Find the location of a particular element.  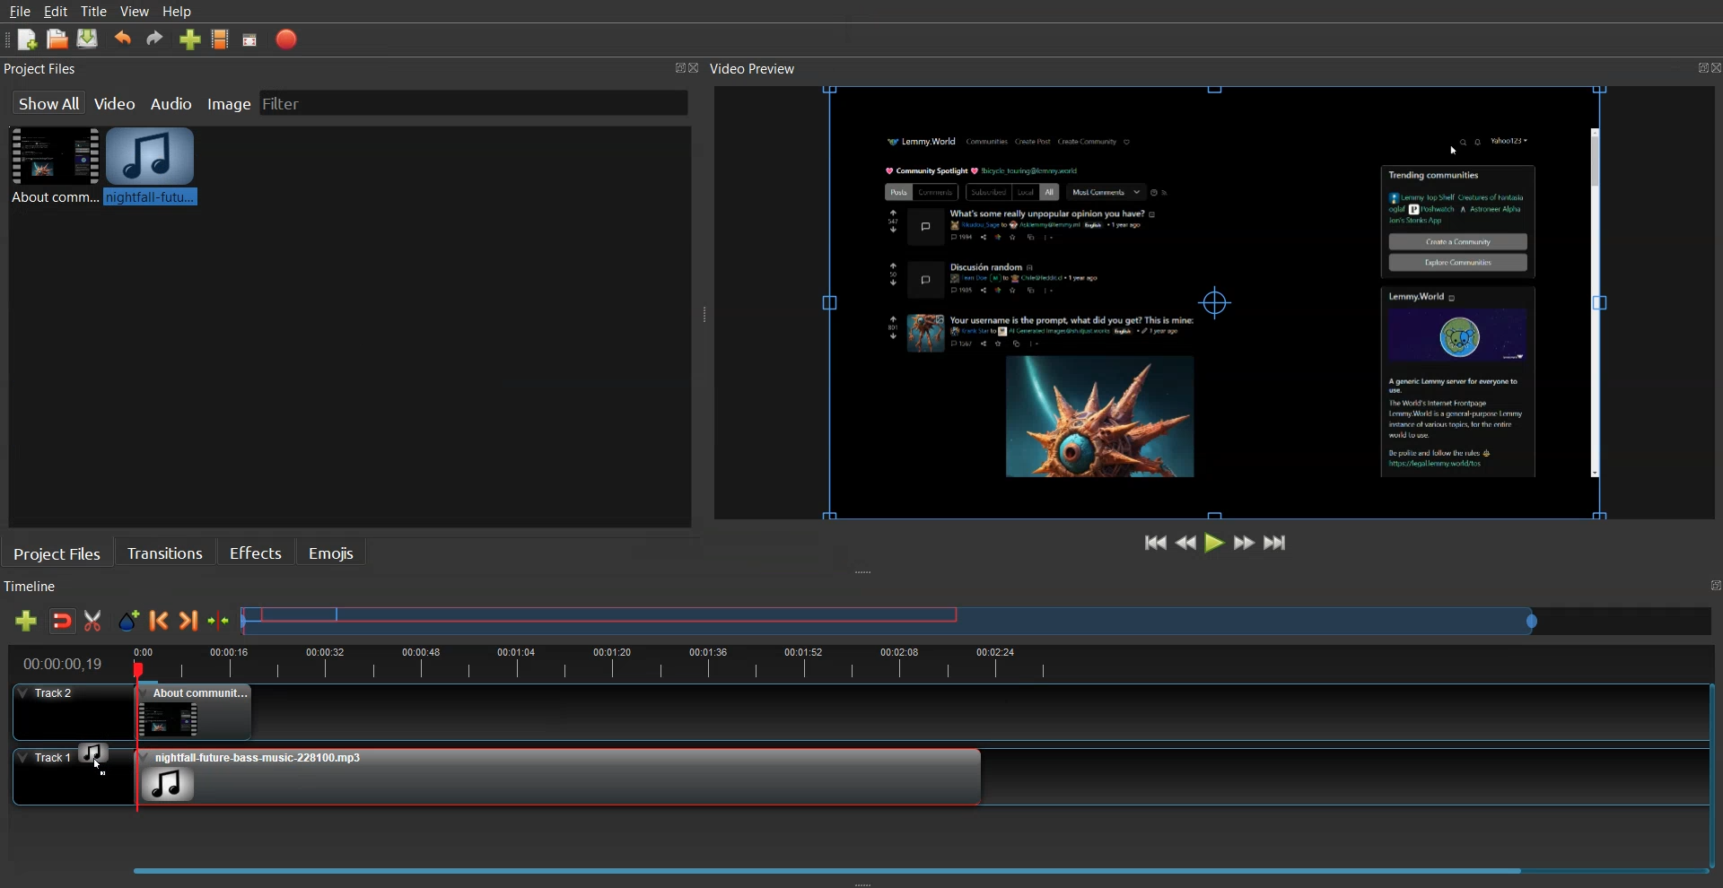

Slider is located at coordinates (858, 865).